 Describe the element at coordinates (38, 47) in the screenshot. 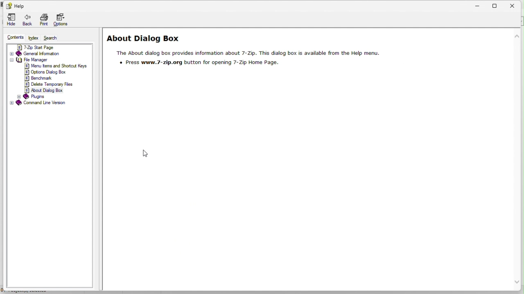

I see `§ SE —
Bama` at that location.